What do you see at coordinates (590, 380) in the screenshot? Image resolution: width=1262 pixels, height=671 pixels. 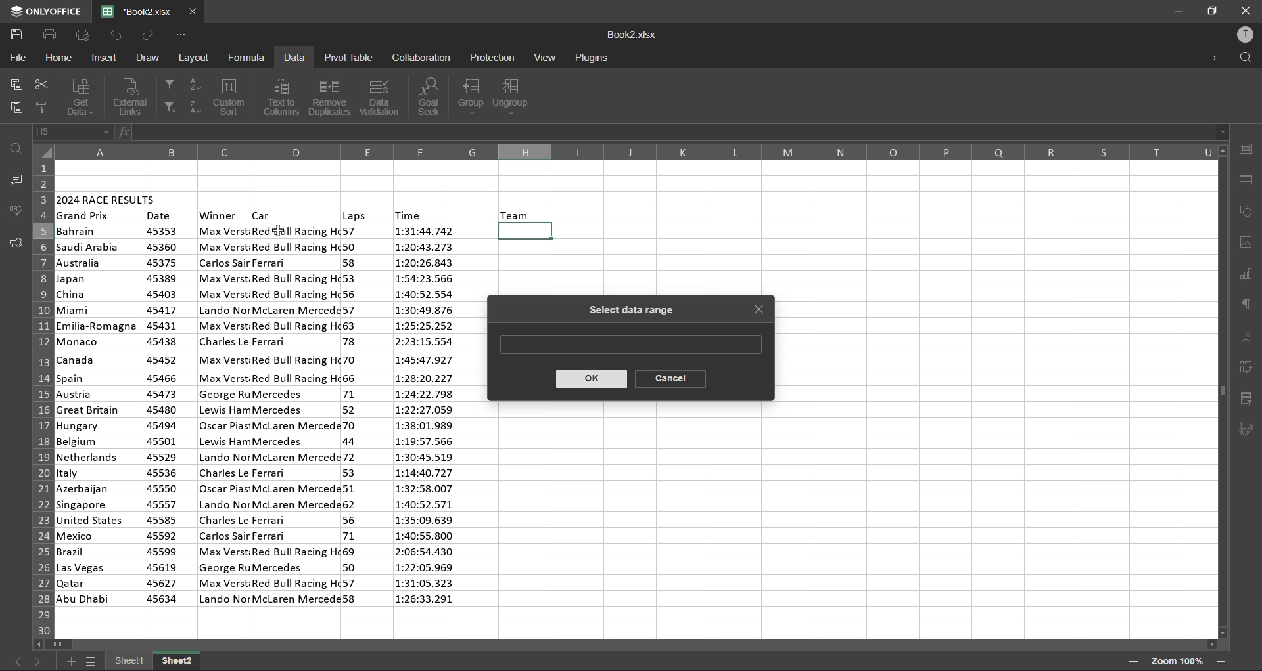 I see `ok` at bounding box center [590, 380].